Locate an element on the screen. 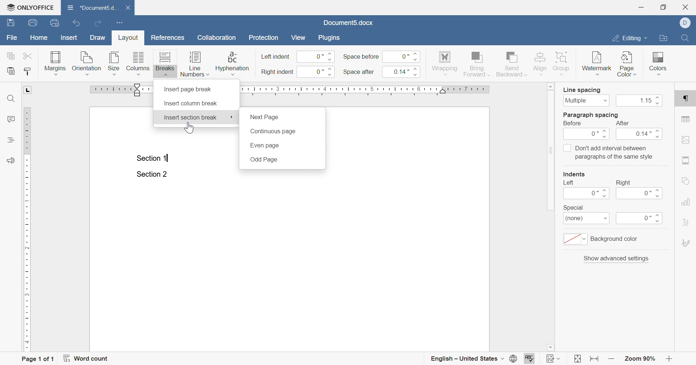 This screenshot has height=365, width=696. Dell is located at coordinates (686, 22).